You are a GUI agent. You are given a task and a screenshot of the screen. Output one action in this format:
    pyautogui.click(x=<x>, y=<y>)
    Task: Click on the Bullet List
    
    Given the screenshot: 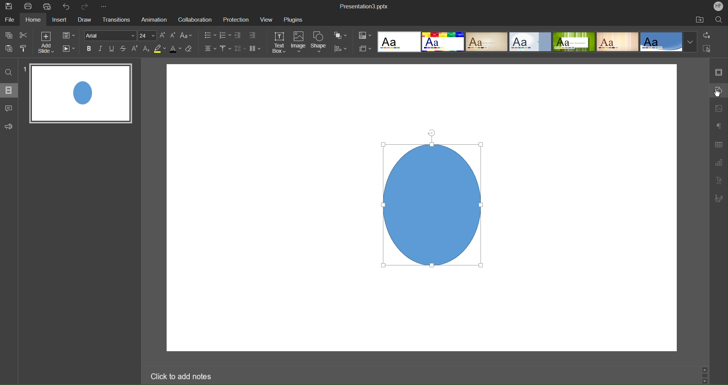 What is the action you would take?
    pyautogui.click(x=210, y=36)
    